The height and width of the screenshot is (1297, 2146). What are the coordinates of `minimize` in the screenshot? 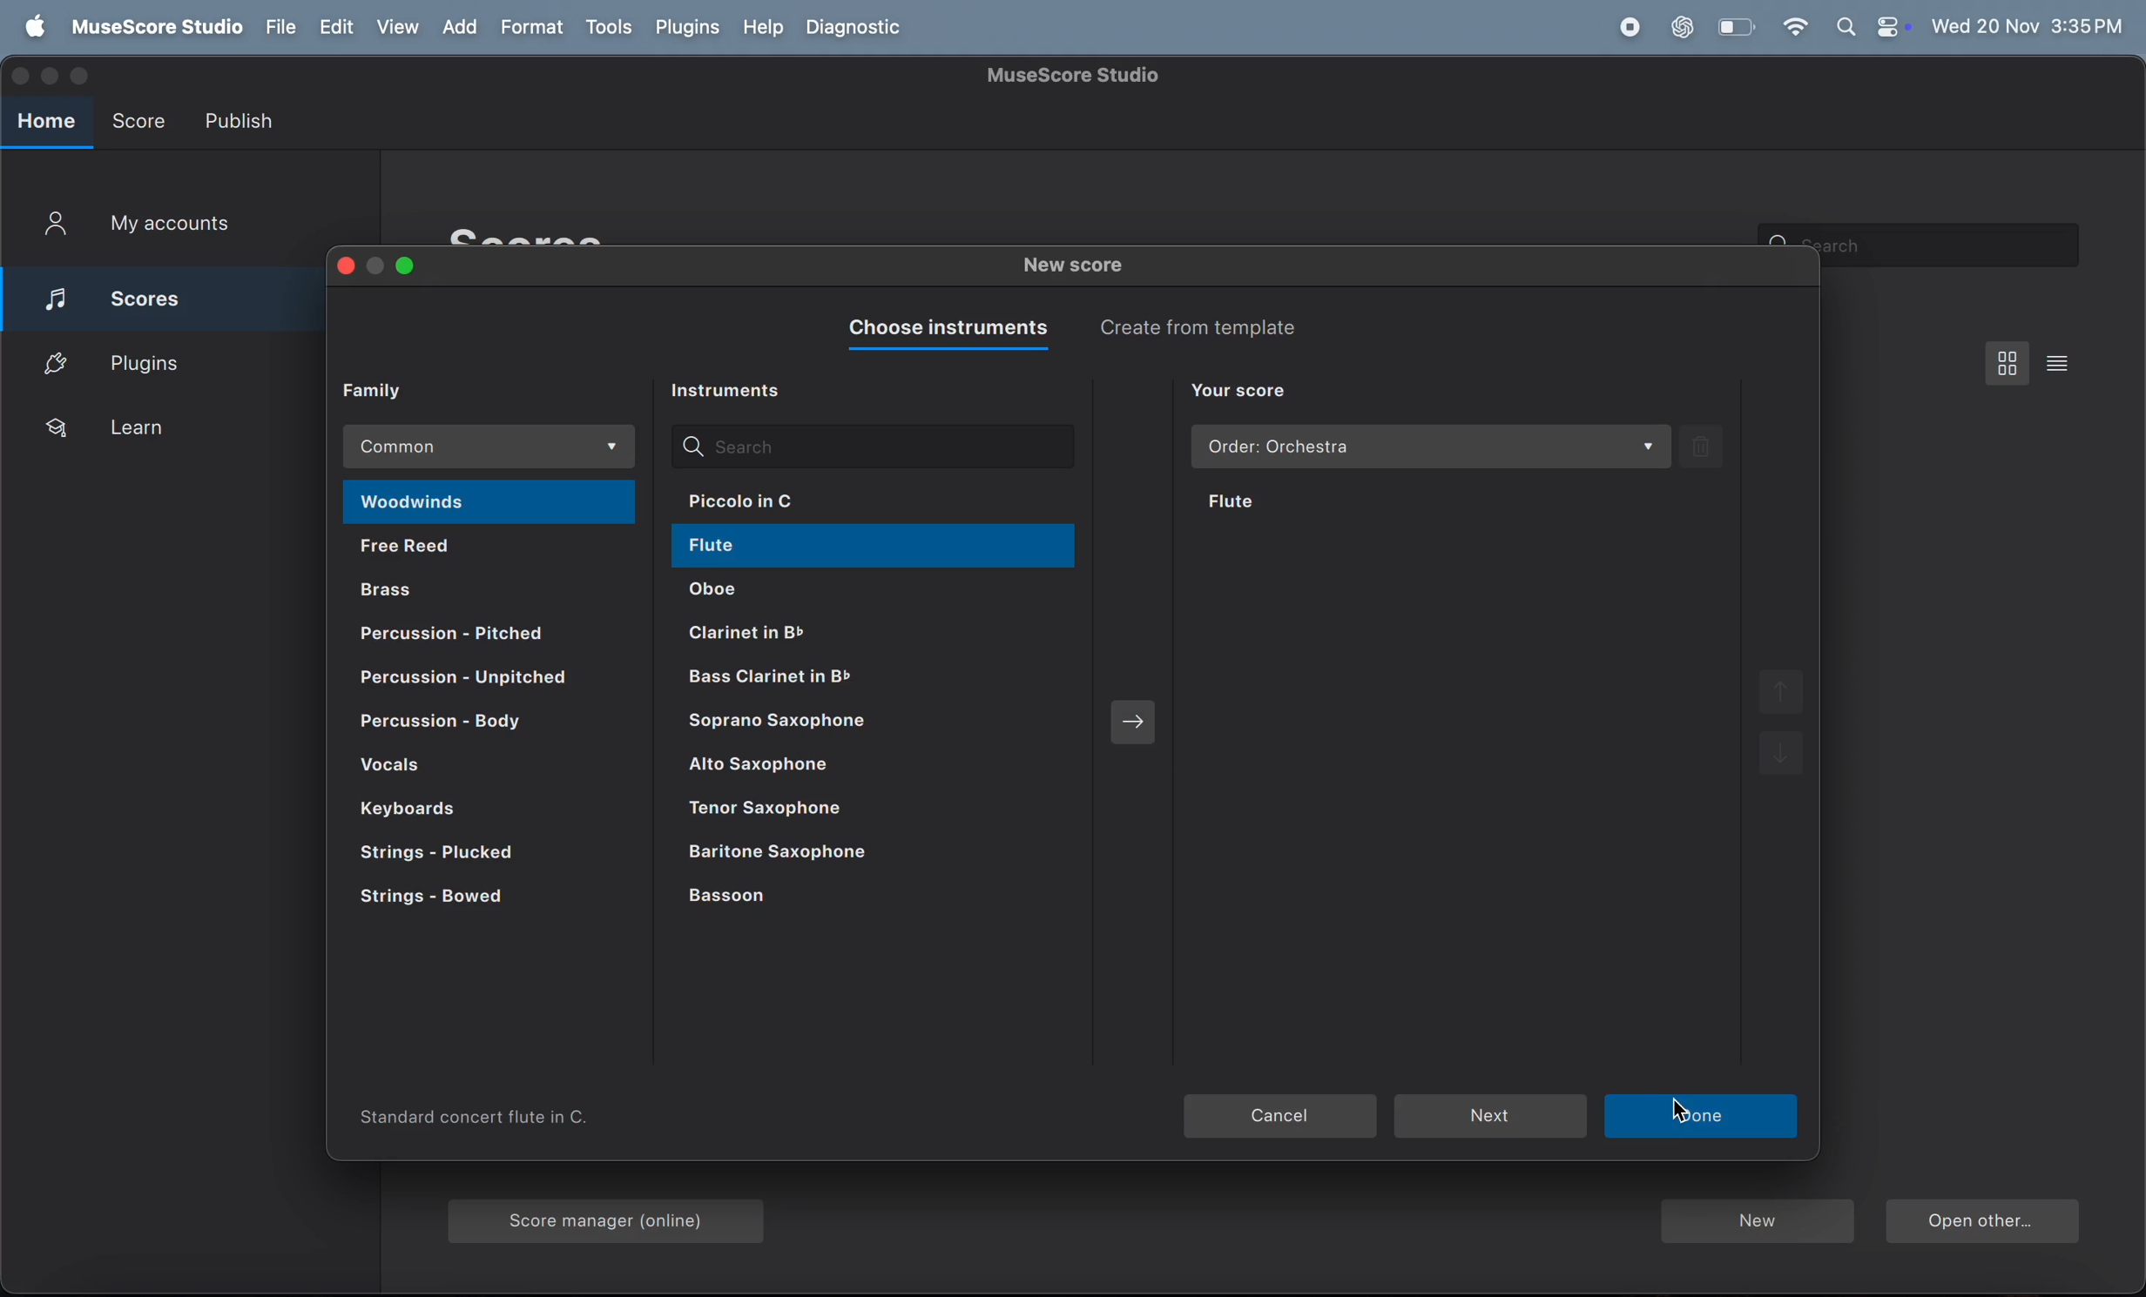 It's located at (53, 74).